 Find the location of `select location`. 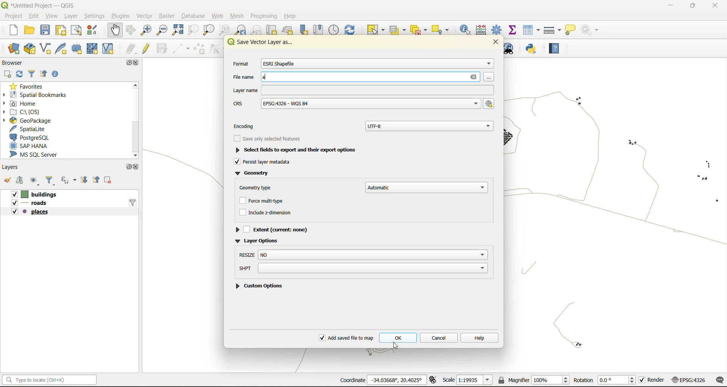

select location is located at coordinates (442, 29).